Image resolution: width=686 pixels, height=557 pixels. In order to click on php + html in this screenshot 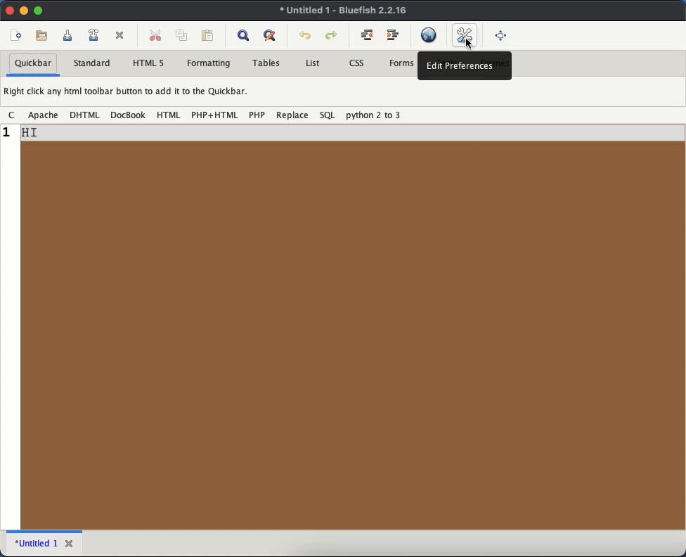, I will do `click(214, 115)`.